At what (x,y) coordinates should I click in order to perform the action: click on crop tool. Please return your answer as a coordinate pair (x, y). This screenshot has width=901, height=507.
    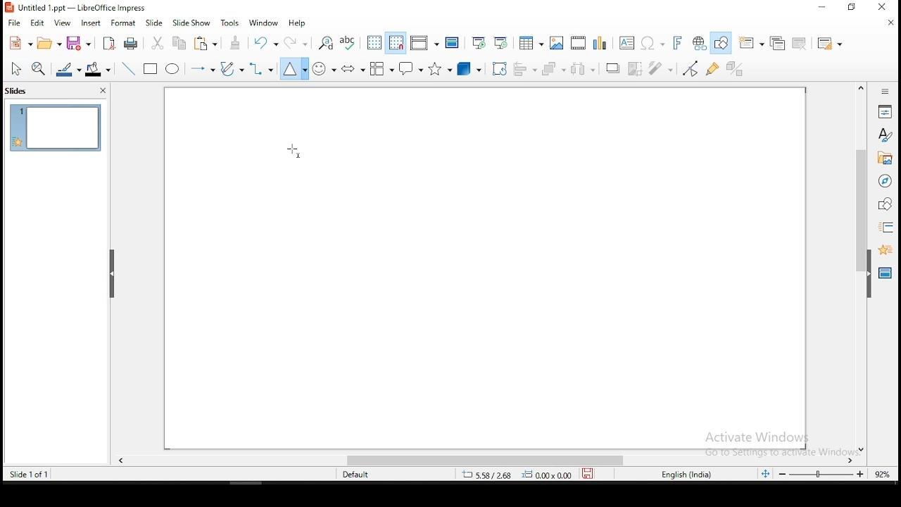
    Looking at the image, I should click on (498, 68).